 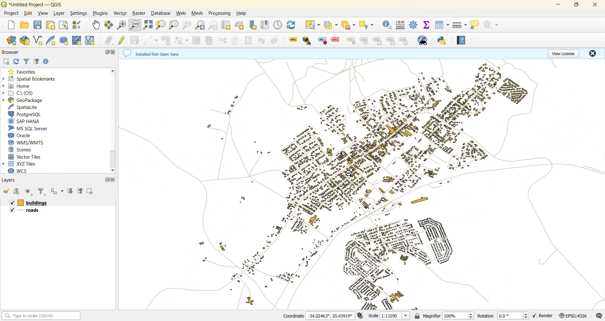 What do you see at coordinates (279, 25) in the screenshot?
I see `control panel` at bounding box center [279, 25].